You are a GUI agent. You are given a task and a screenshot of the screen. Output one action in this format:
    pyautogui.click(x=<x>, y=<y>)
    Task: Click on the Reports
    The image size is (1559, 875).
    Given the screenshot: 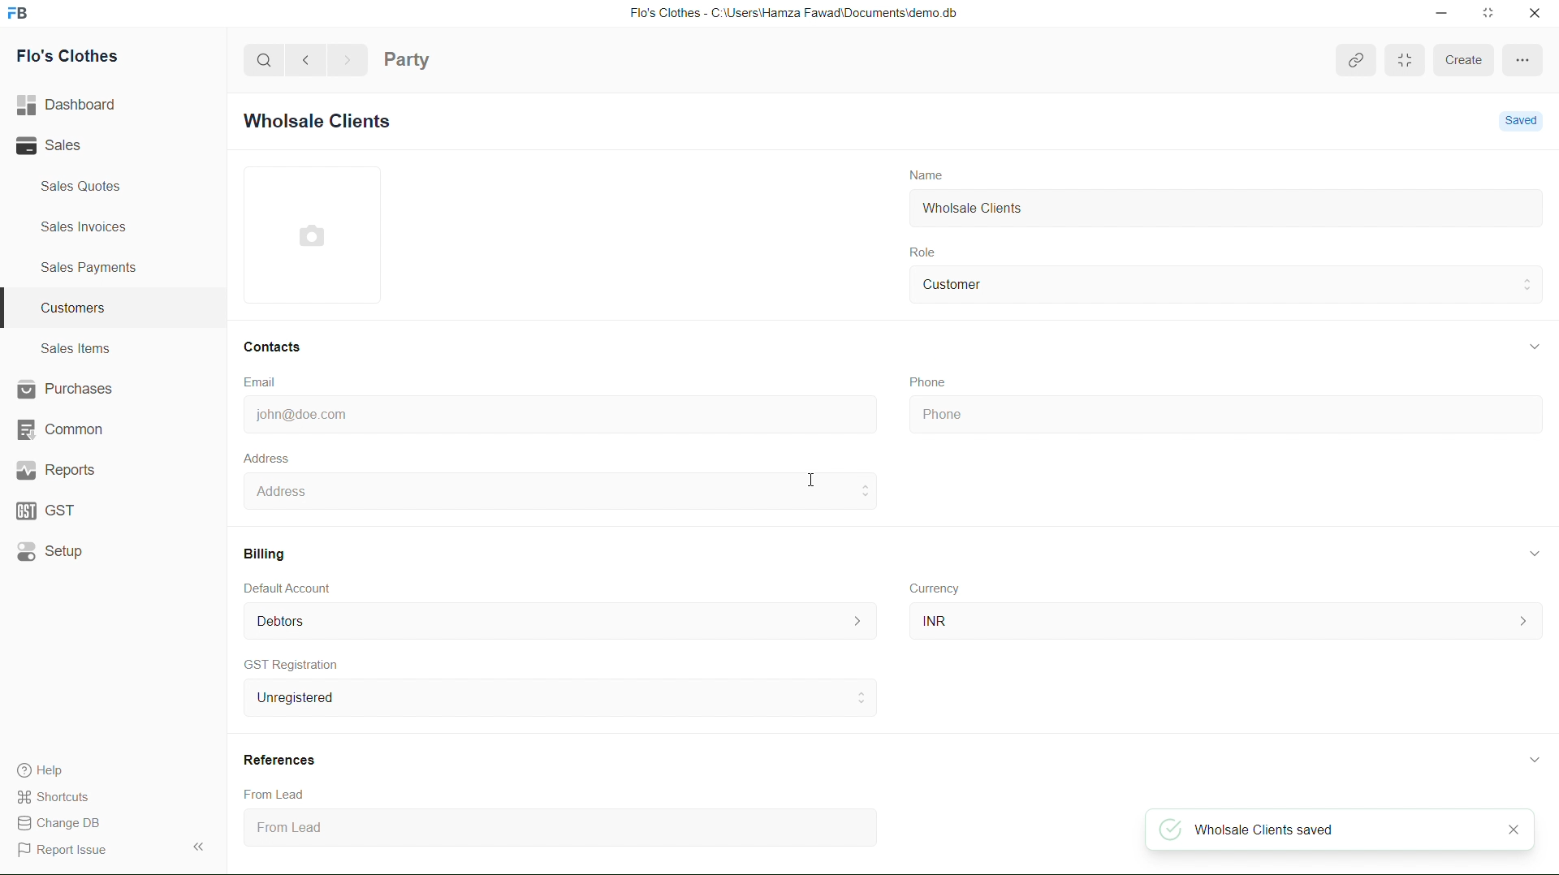 What is the action you would take?
    pyautogui.click(x=57, y=472)
    